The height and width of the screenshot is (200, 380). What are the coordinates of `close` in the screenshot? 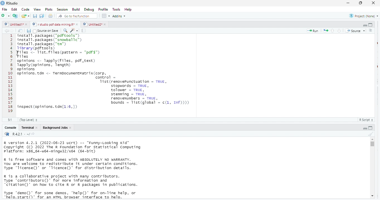 It's located at (37, 128).